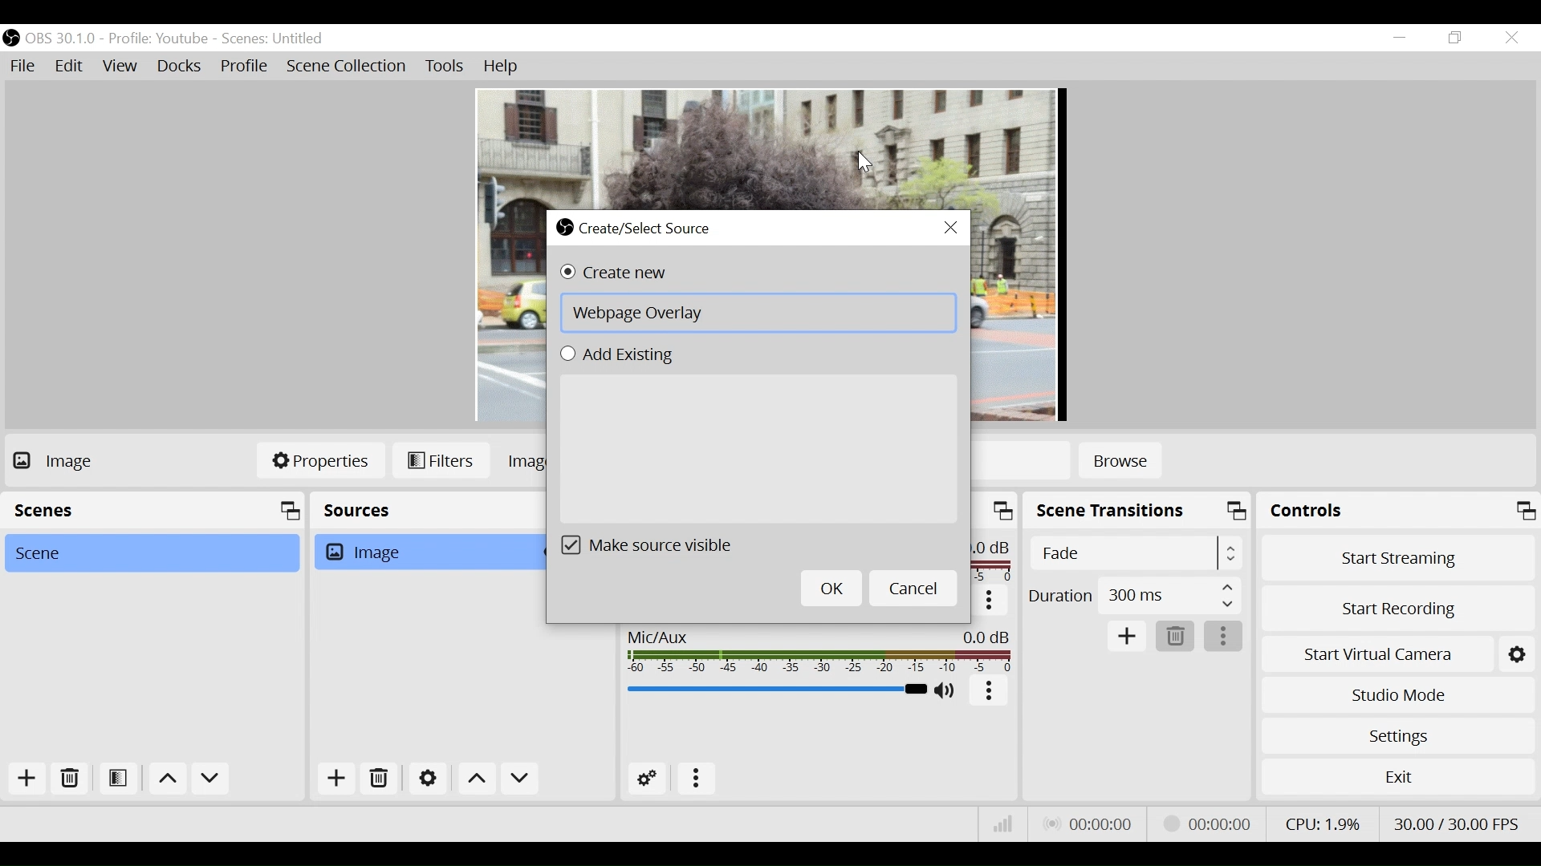 The height and width of the screenshot is (866, 1541). I want to click on Cursor, so click(865, 164).